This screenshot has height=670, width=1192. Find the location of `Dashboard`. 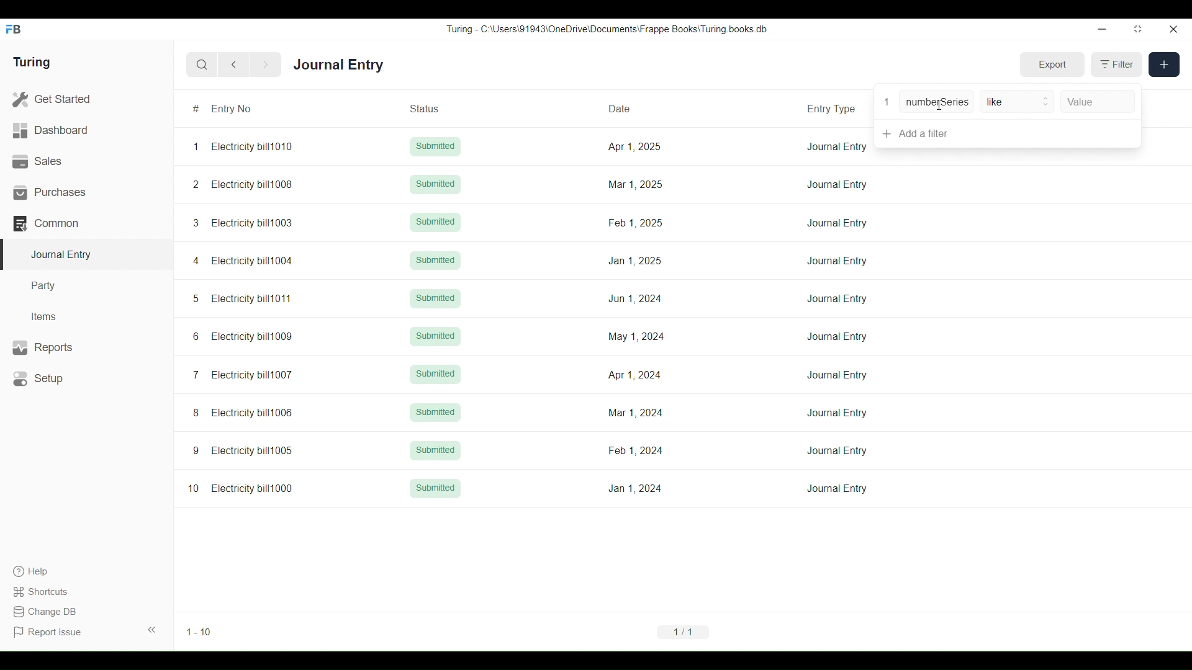

Dashboard is located at coordinates (86, 130).